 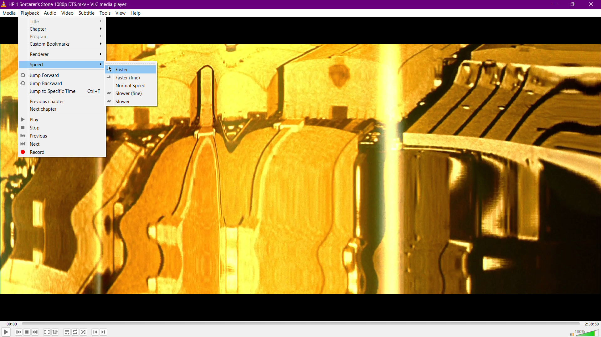 I want to click on Toggle Loop, so click(x=75, y=332).